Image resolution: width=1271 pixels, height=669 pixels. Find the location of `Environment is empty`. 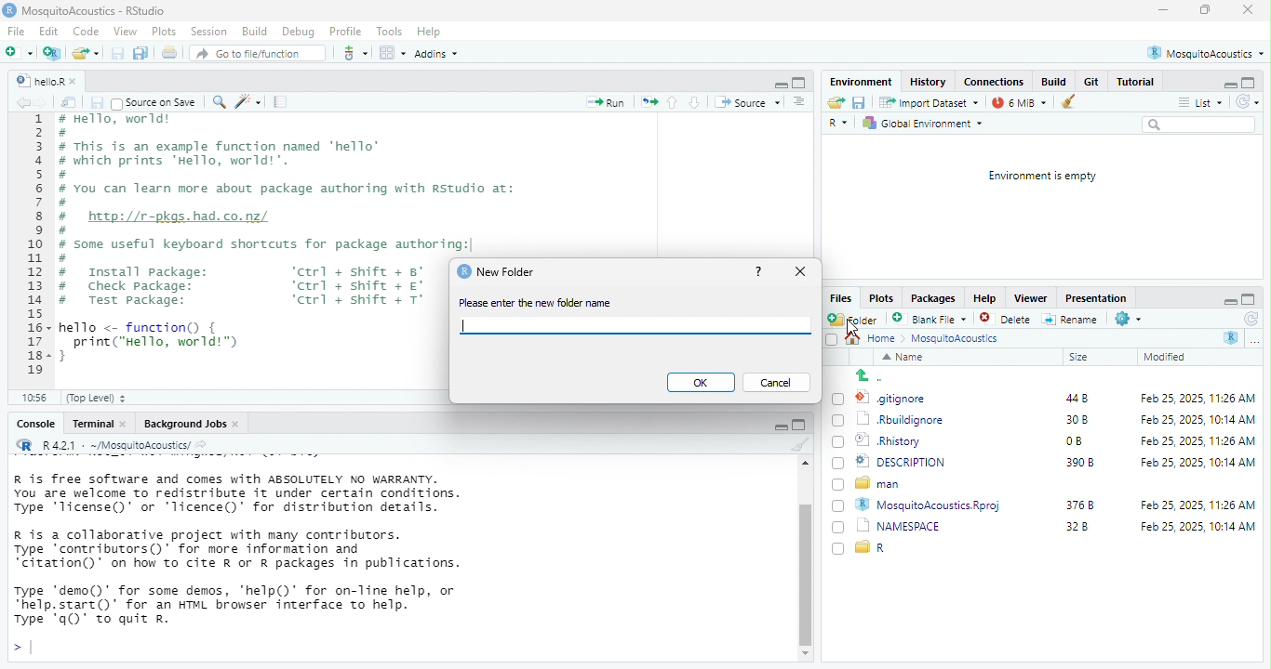

Environment is empty is located at coordinates (1036, 177).